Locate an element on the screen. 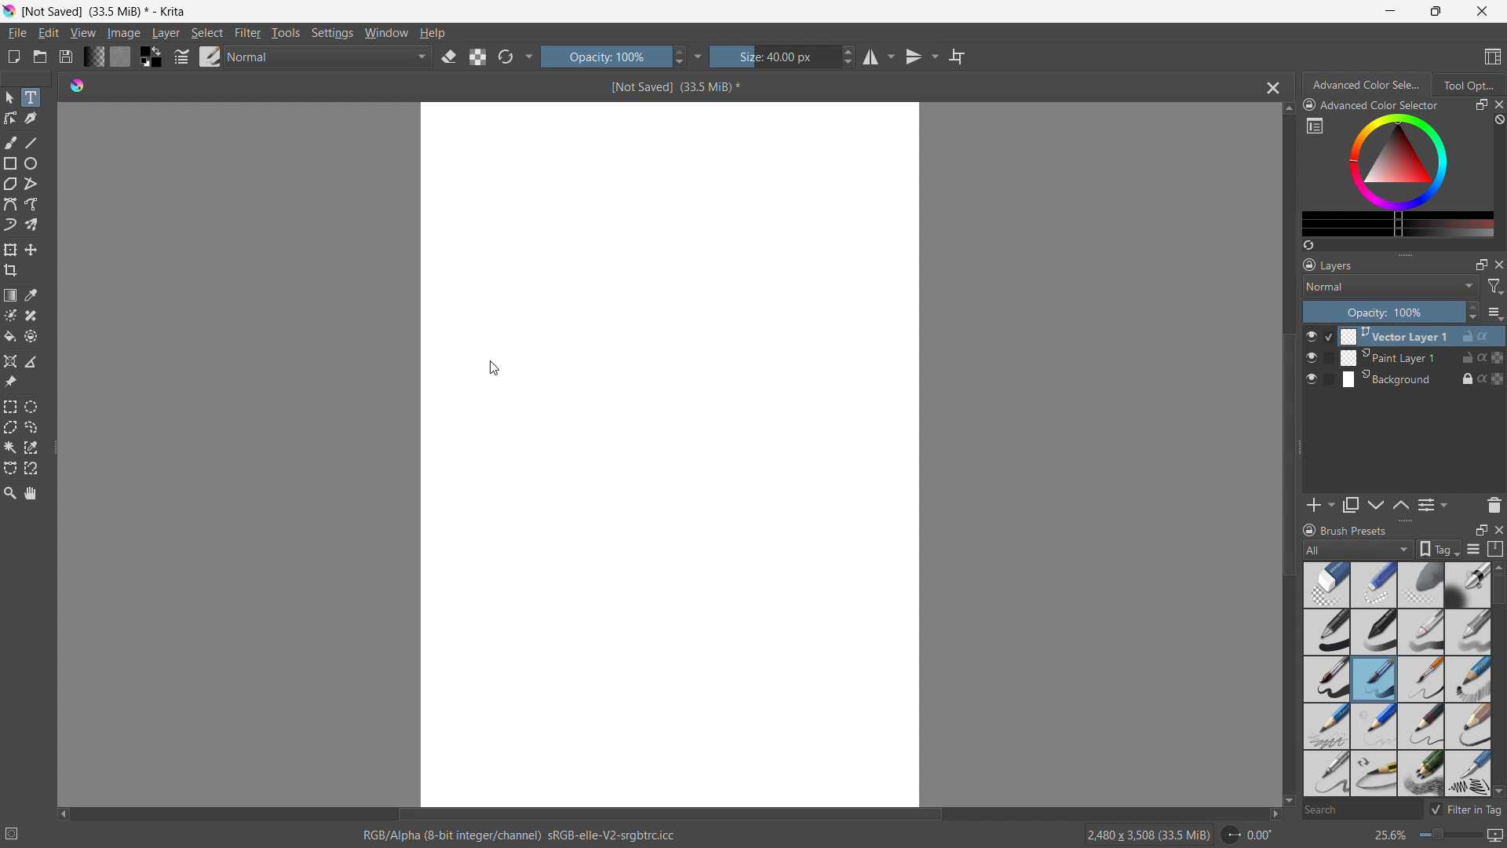  resize is located at coordinates (1405, 253).